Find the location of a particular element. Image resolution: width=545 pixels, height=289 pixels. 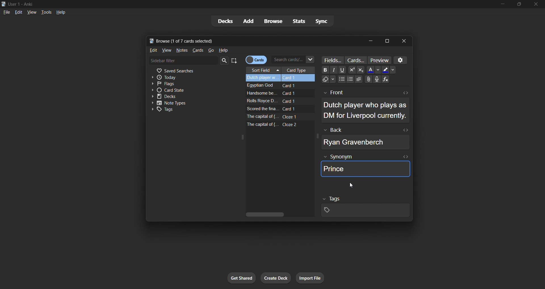

cursor is located at coordinates (353, 185).